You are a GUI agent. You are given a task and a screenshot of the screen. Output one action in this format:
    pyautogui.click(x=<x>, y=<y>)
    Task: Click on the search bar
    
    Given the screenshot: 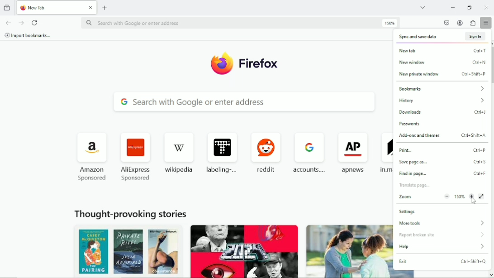 What is the action you would take?
    pyautogui.click(x=243, y=23)
    